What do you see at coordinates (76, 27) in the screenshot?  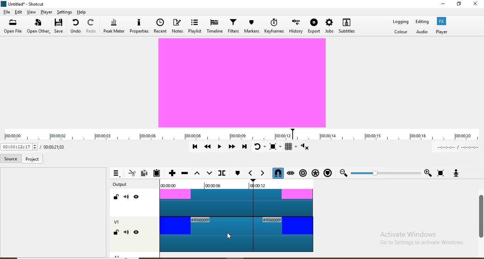 I see `undo` at bounding box center [76, 27].